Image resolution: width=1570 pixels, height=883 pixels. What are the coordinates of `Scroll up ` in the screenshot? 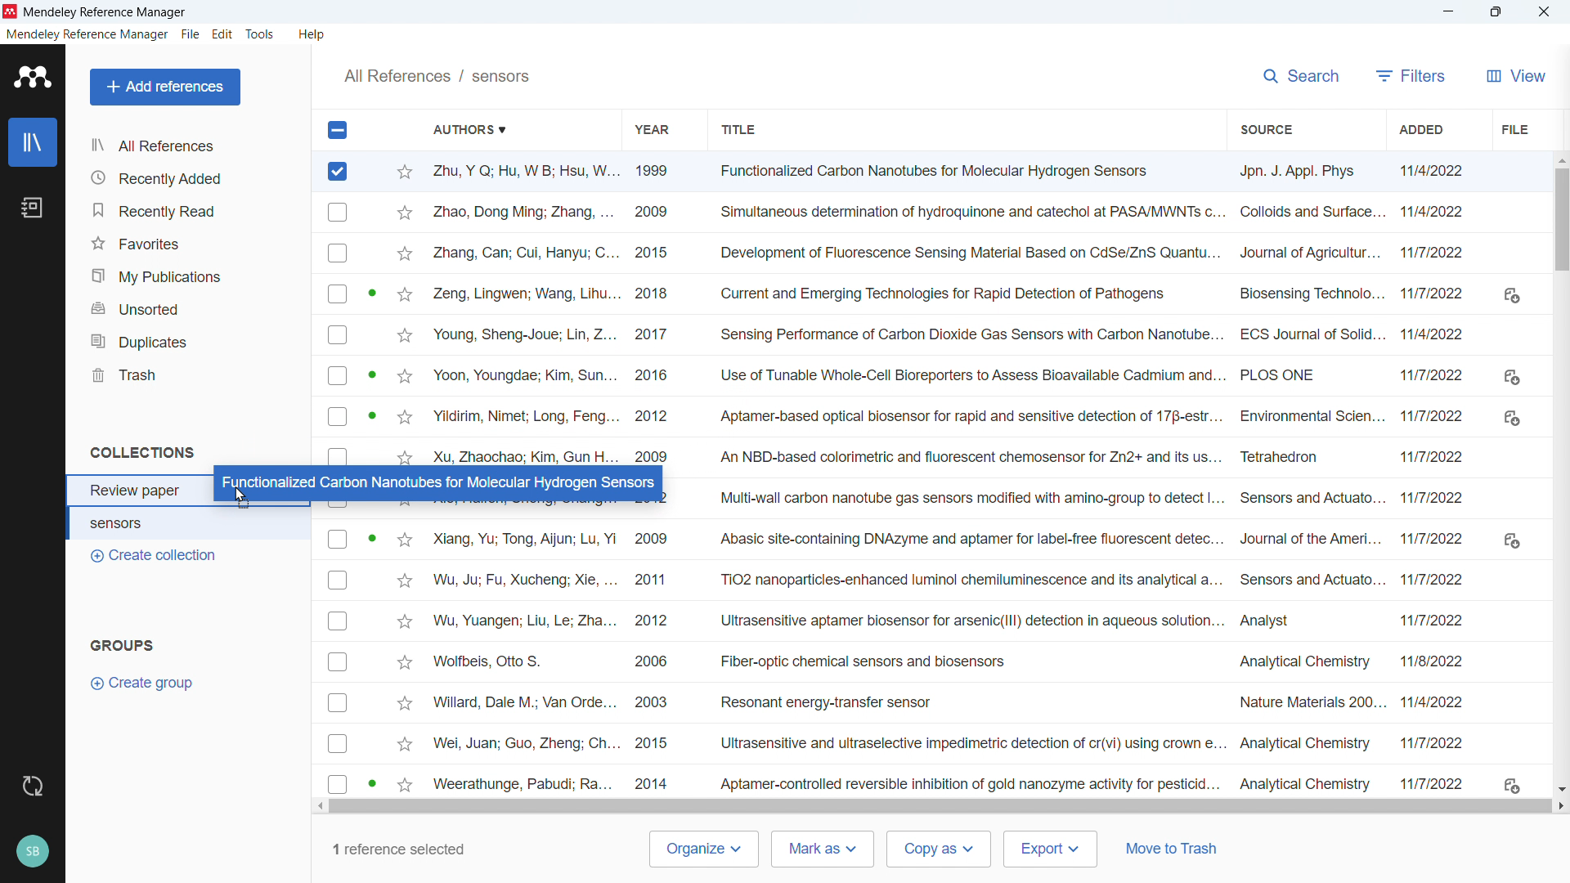 It's located at (1560, 159).